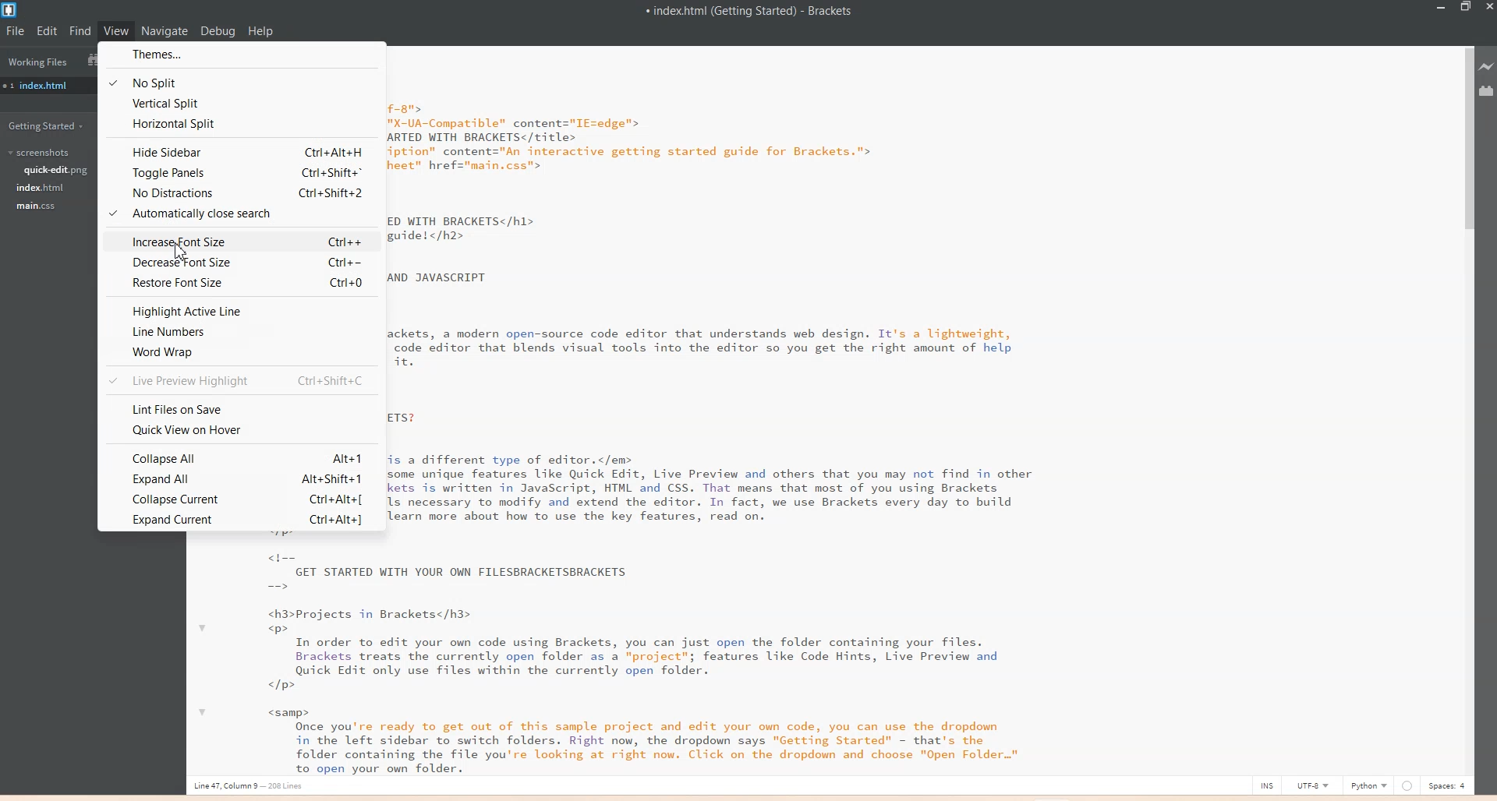 Image resolution: width=1497 pixels, height=801 pixels. Describe the element at coordinates (218, 31) in the screenshot. I see `Debug` at that location.